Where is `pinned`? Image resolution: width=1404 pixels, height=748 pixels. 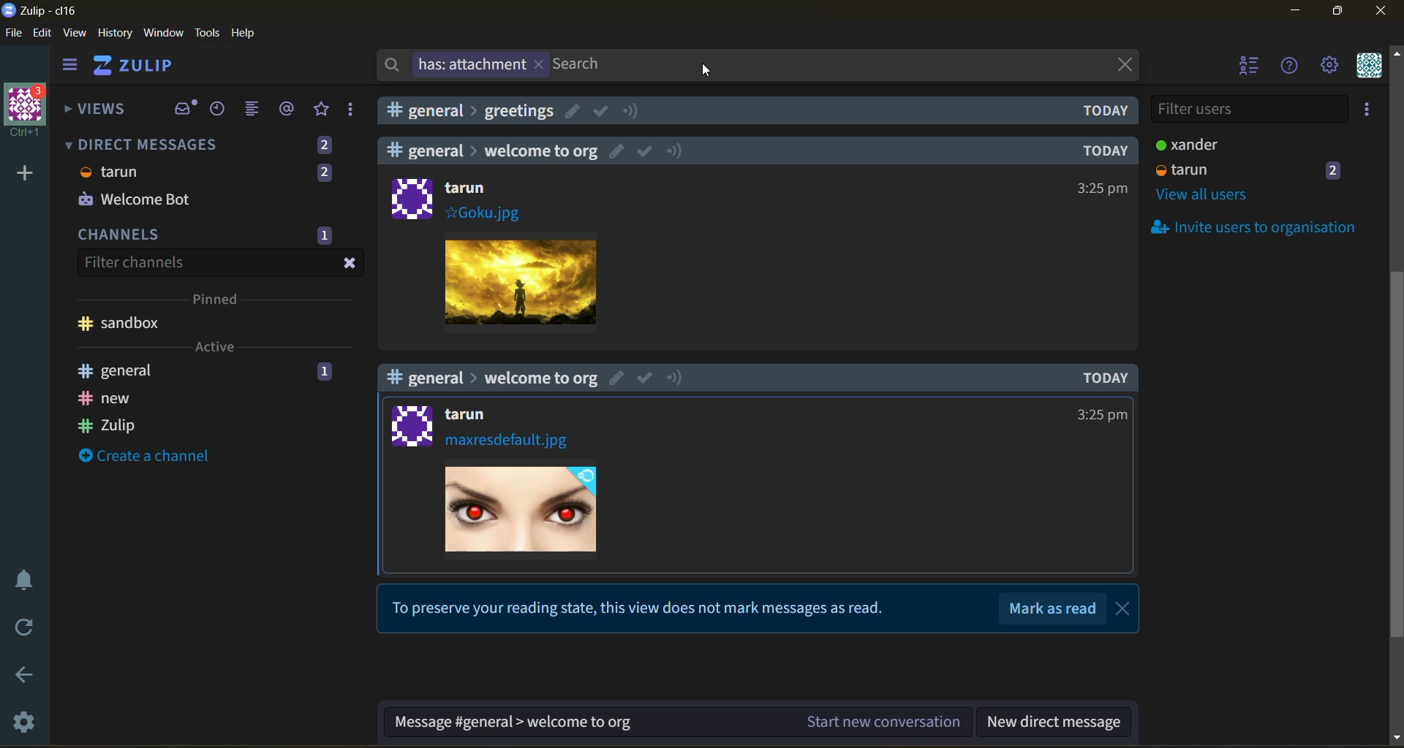
pinned is located at coordinates (218, 301).